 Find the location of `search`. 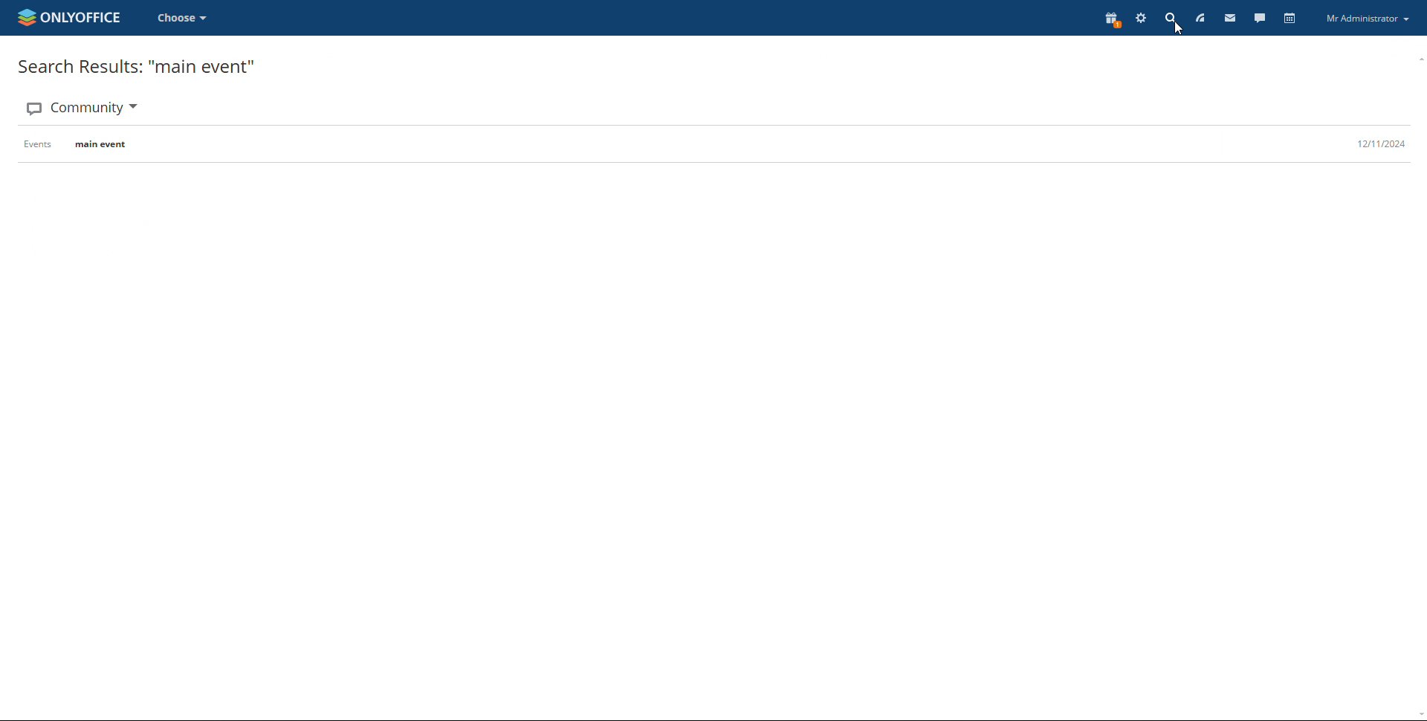

search is located at coordinates (1170, 18).